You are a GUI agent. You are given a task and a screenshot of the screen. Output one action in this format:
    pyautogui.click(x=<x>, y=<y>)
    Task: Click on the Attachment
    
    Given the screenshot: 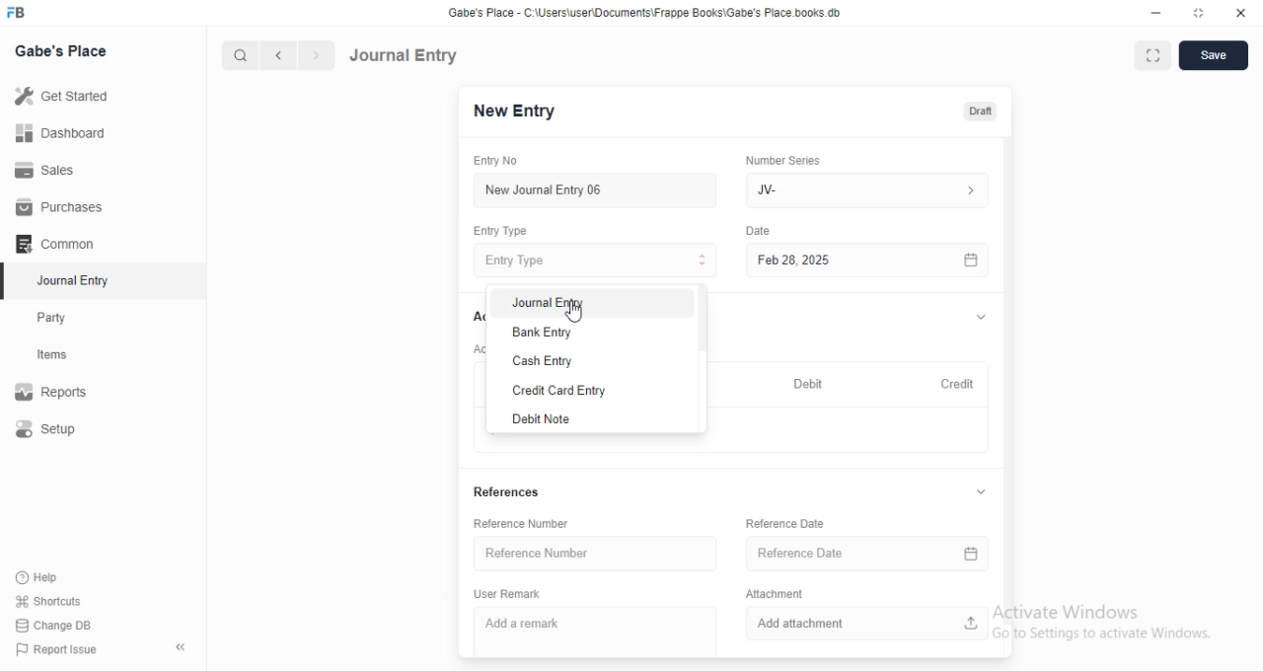 What is the action you would take?
    pyautogui.click(x=783, y=593)
    